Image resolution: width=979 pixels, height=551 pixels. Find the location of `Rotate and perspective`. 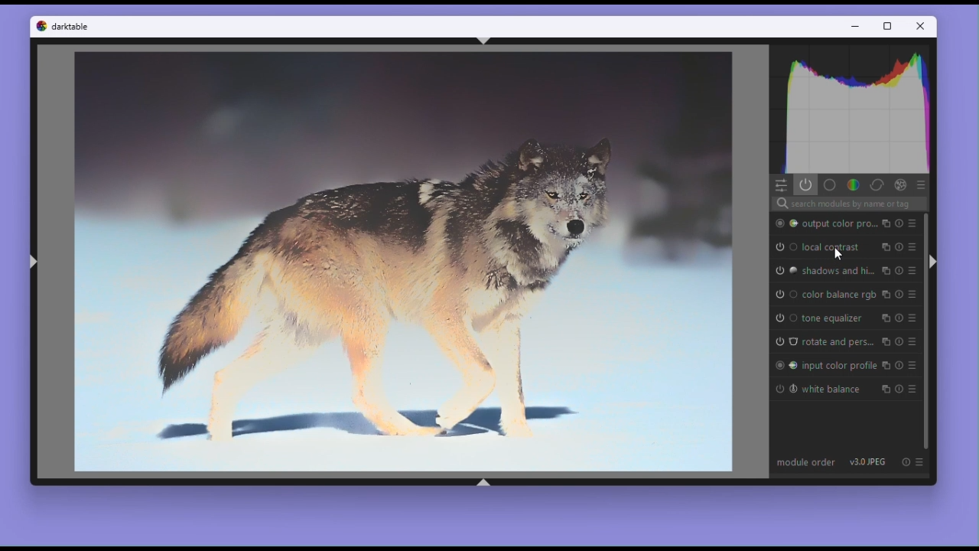

Rotate and perspective is located at coordinates (836, 341).